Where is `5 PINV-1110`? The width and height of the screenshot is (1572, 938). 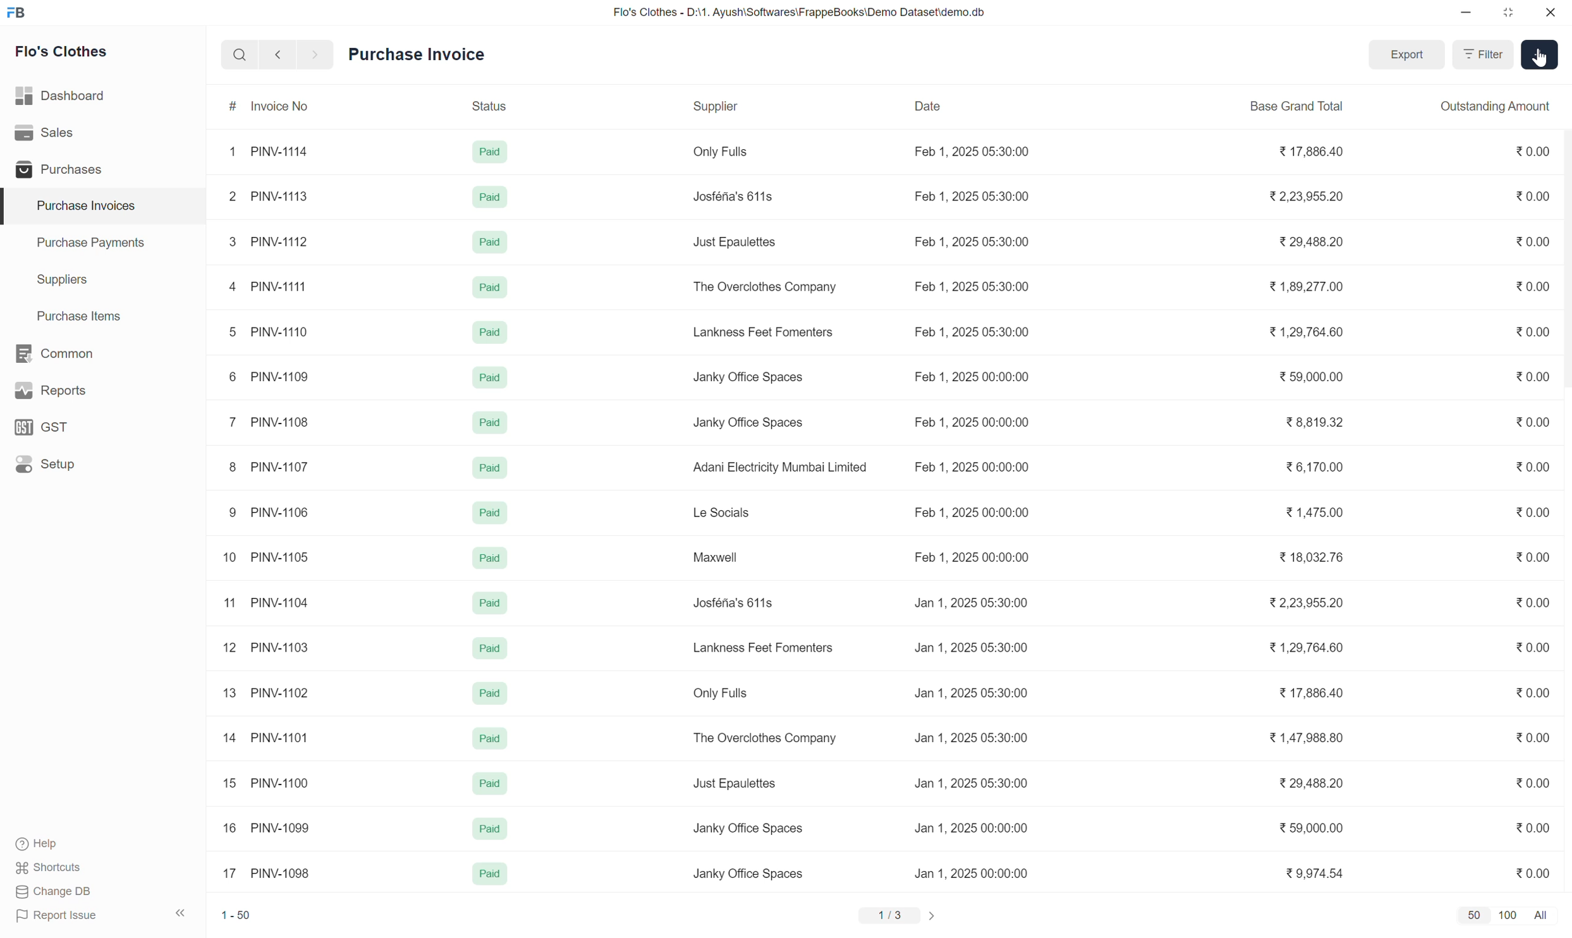 5 PINV-1110 is located at coordinates (269, 331).